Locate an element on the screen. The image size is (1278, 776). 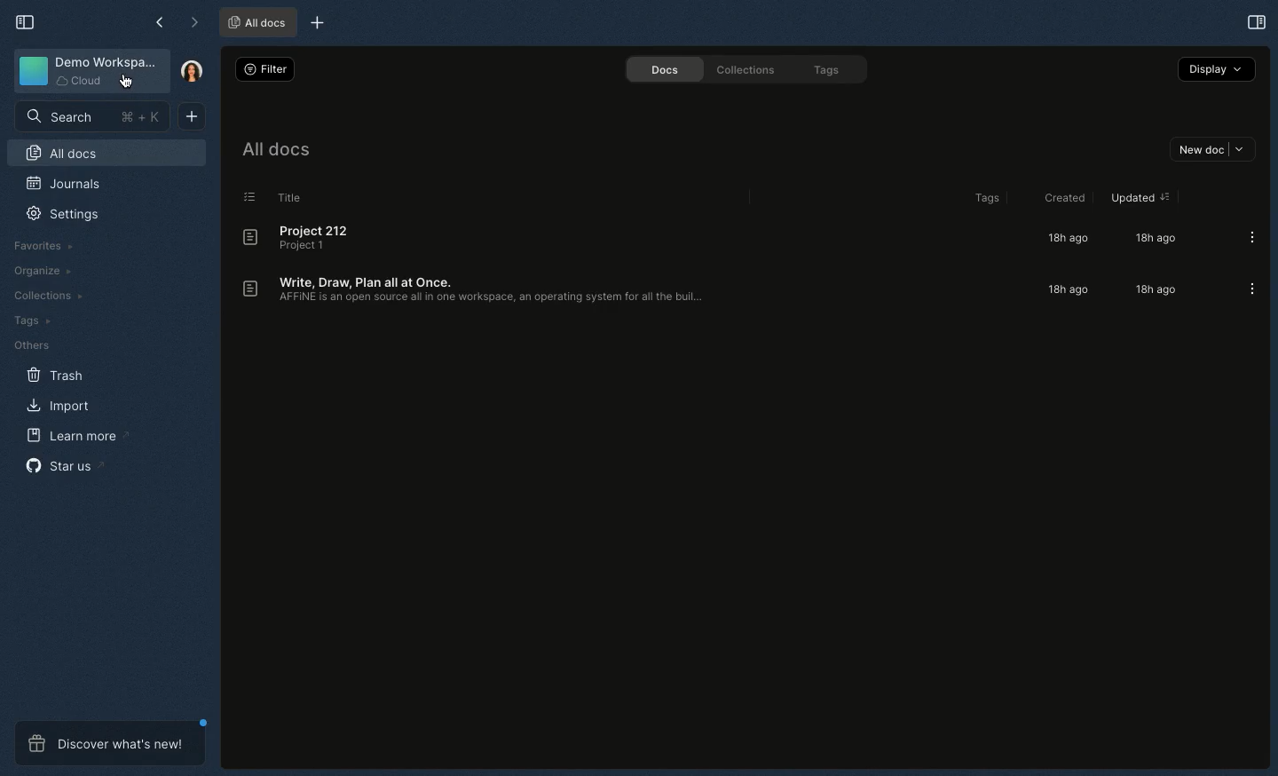
Docs is located at coordinates (660, 70).